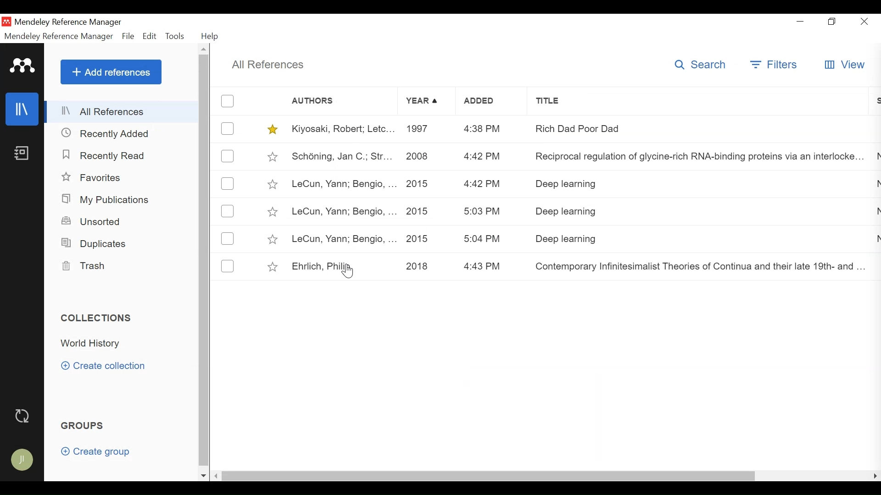 The width and height of the screenshot is (881, 495). What do you see at coordinates (832, 22) in the screenshot?
I see `Restore` at bounding box center [832, 22].